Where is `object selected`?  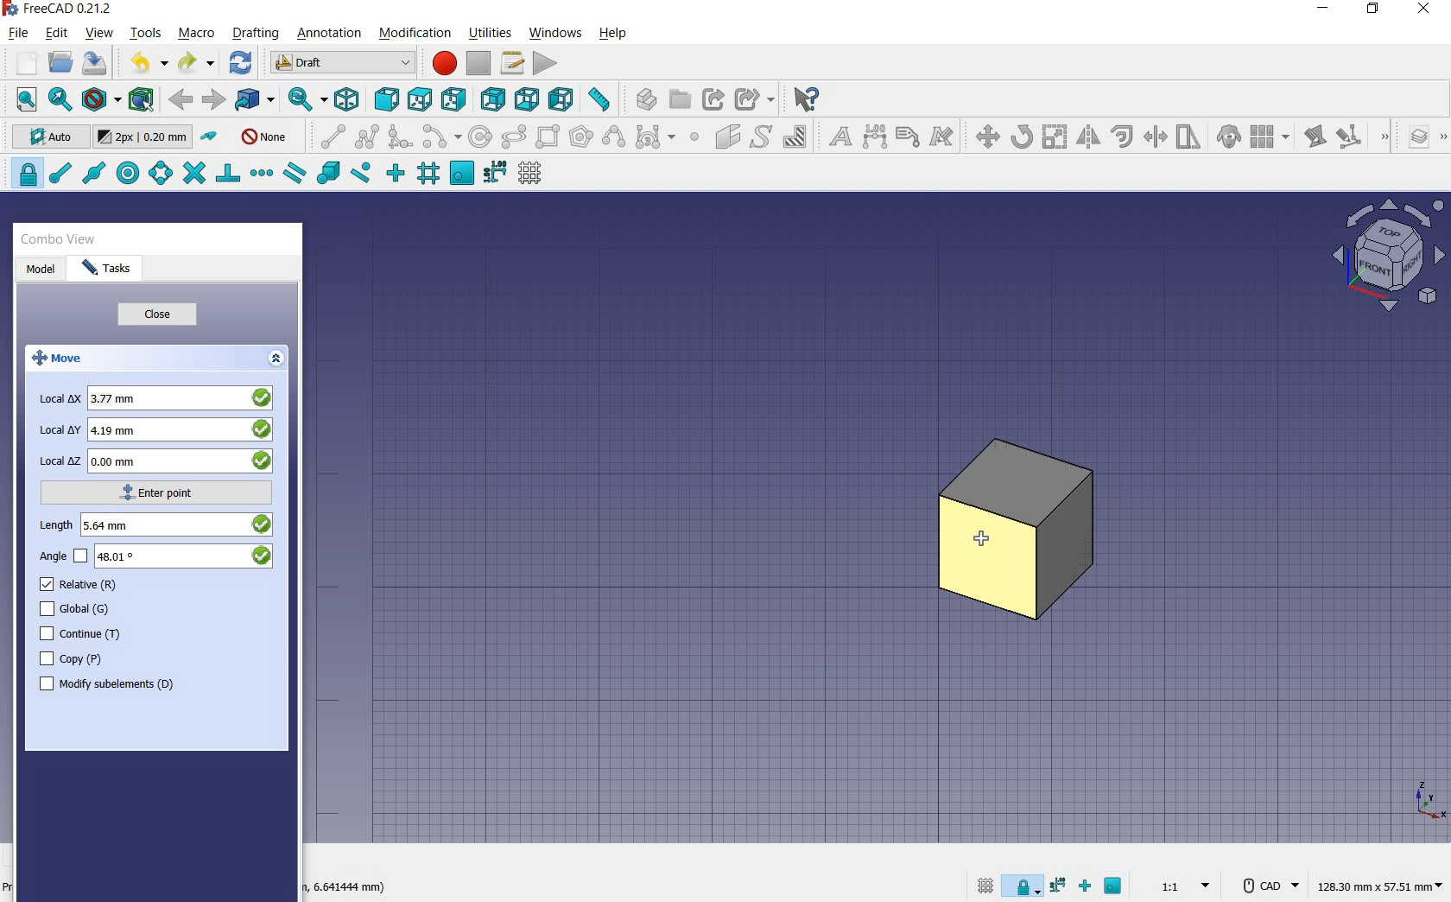 object selected is located at coordinates (1013, 531).